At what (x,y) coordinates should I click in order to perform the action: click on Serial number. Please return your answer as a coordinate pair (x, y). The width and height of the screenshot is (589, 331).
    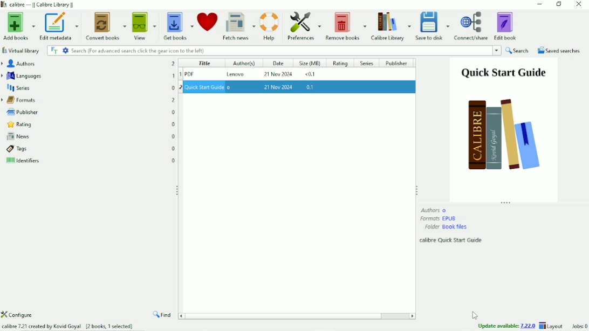
    Looking at the image, I should click on (180, 78).